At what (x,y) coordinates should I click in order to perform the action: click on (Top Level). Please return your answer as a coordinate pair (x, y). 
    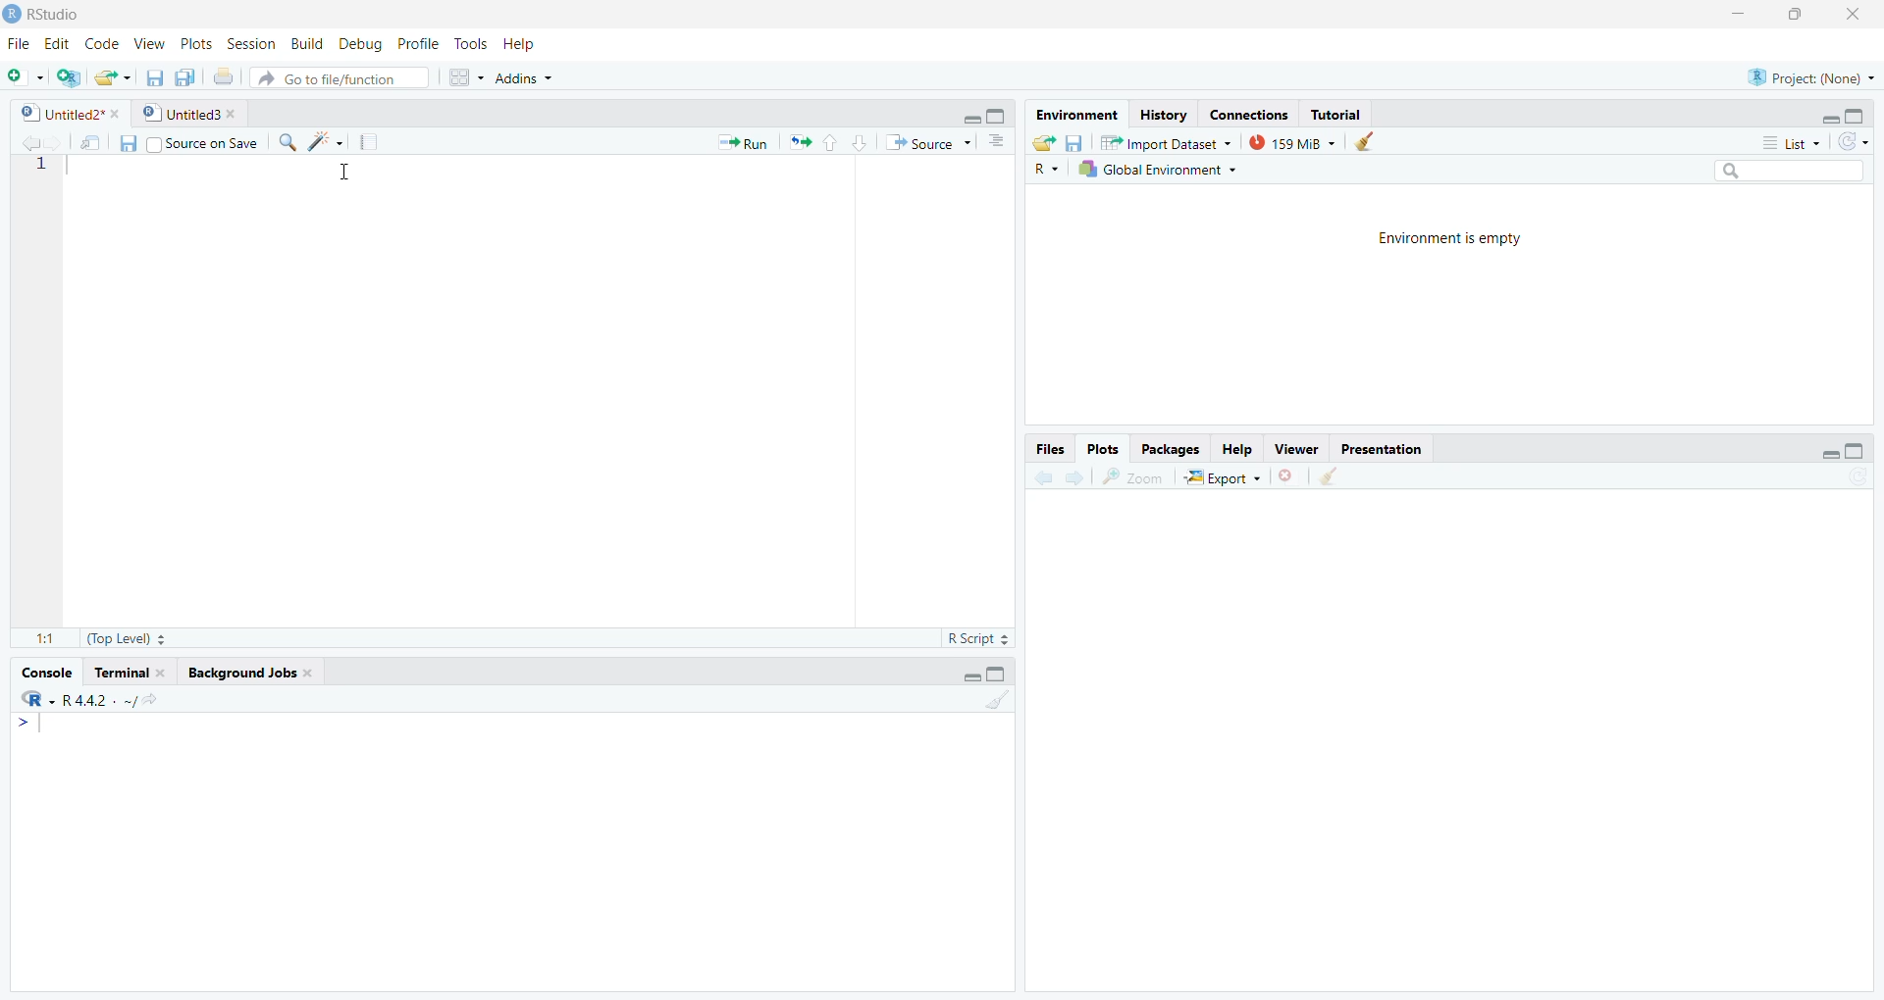
    Looking at the image, I should click on (125, 638).